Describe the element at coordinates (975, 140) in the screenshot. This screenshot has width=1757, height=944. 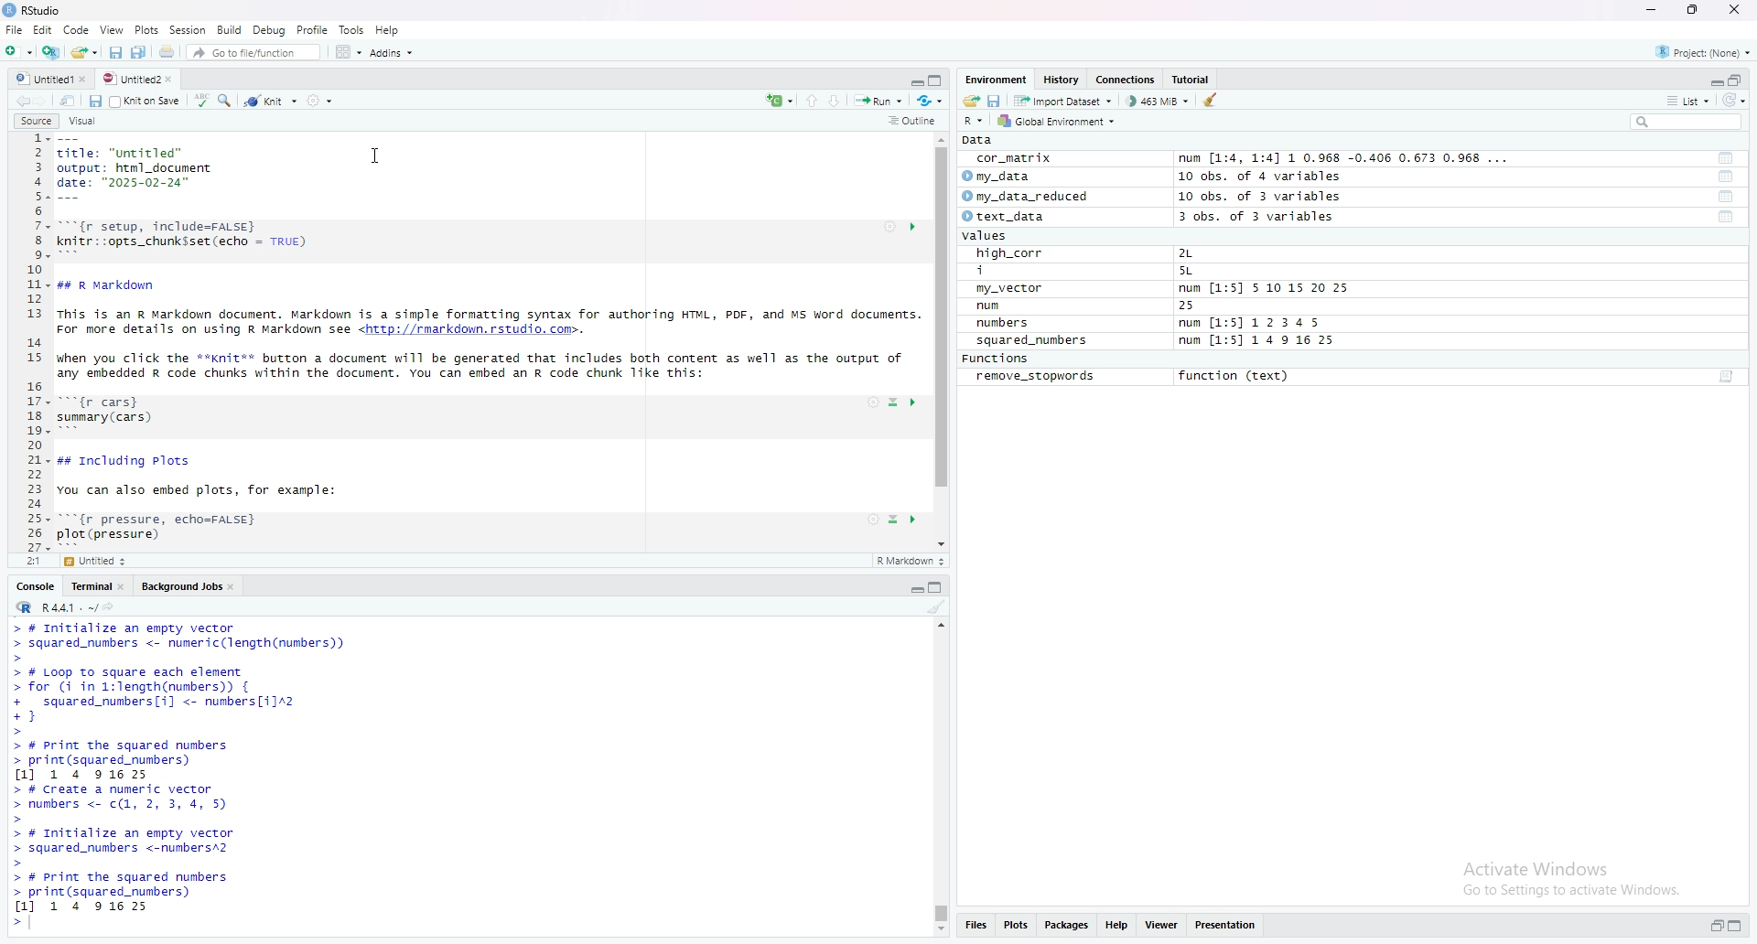
I see `Data` at that location.